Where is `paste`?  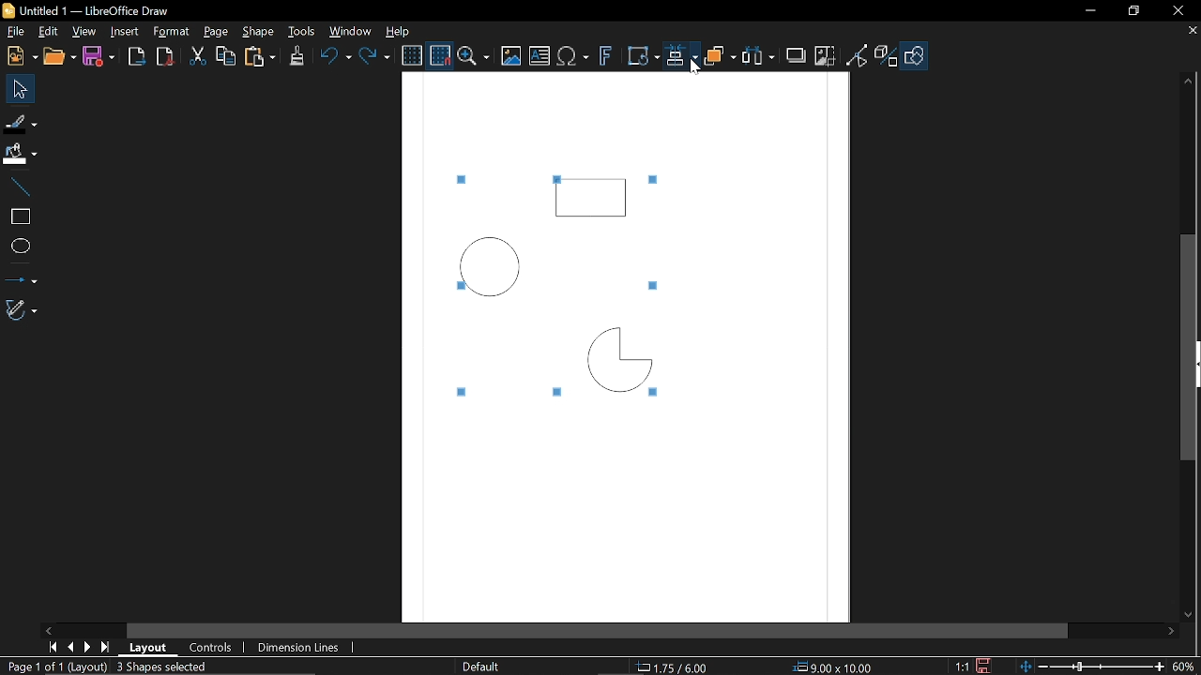
paste is located at coordinates (261, 57).